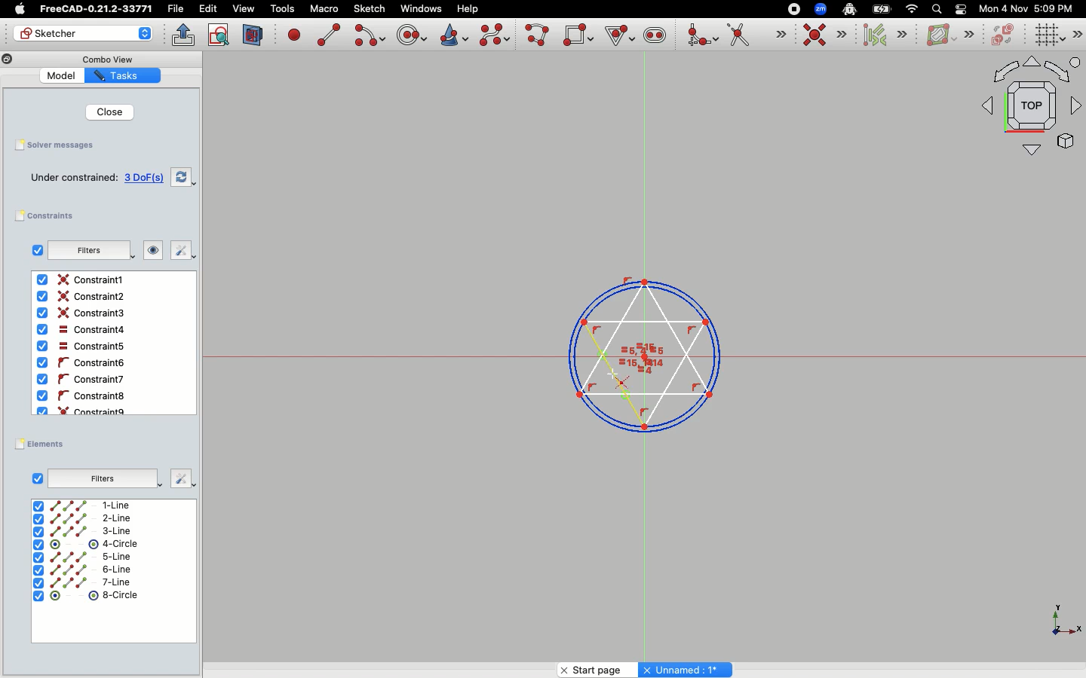  I want to click on File, so click(177, 9).